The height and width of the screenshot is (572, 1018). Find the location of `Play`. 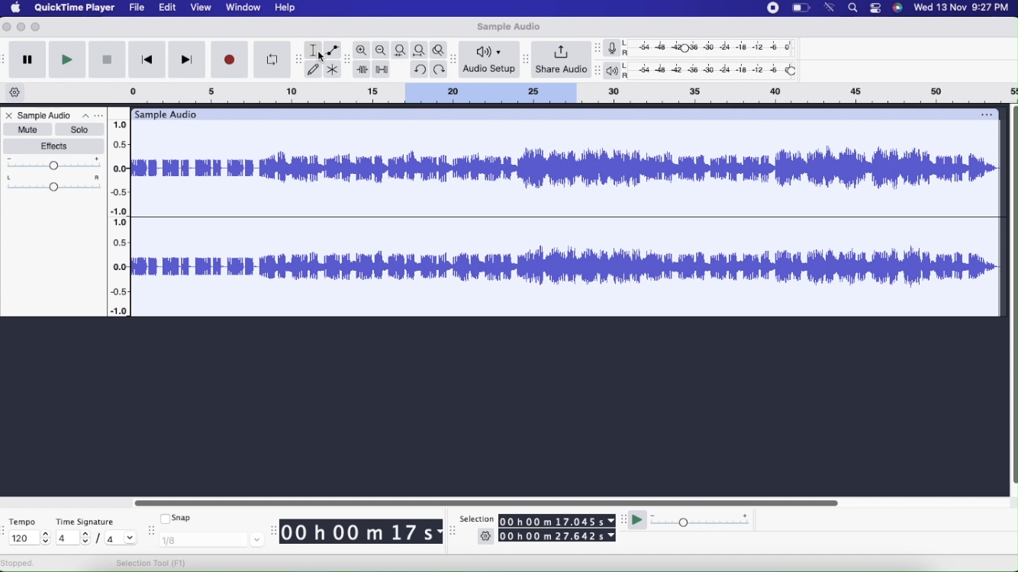

Play is located at coordinates (66, 59).